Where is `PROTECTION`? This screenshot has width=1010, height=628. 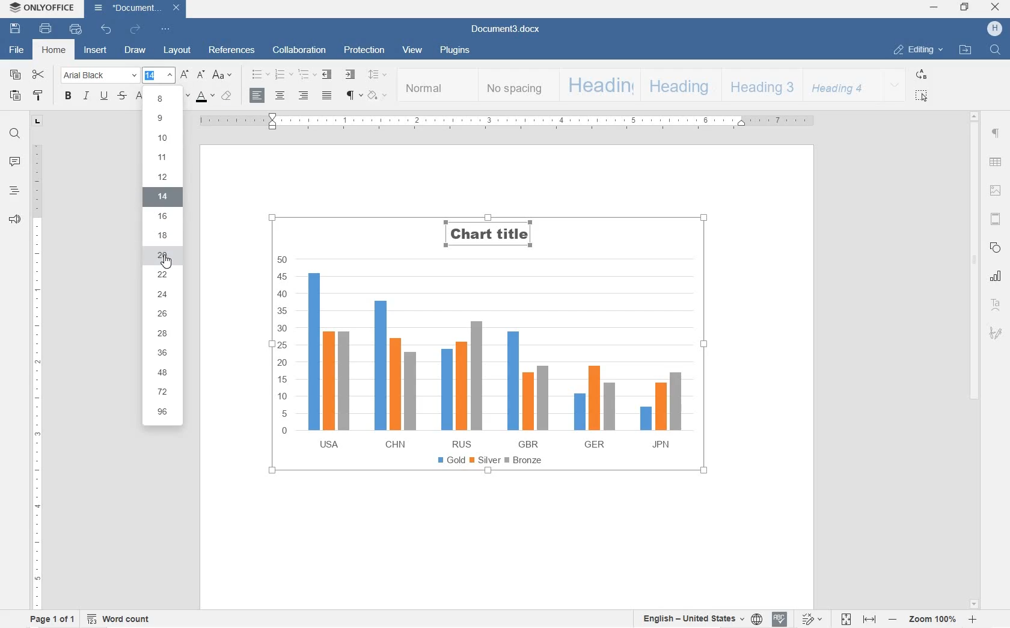 PROTECTION is located at coordinates (363, 50).